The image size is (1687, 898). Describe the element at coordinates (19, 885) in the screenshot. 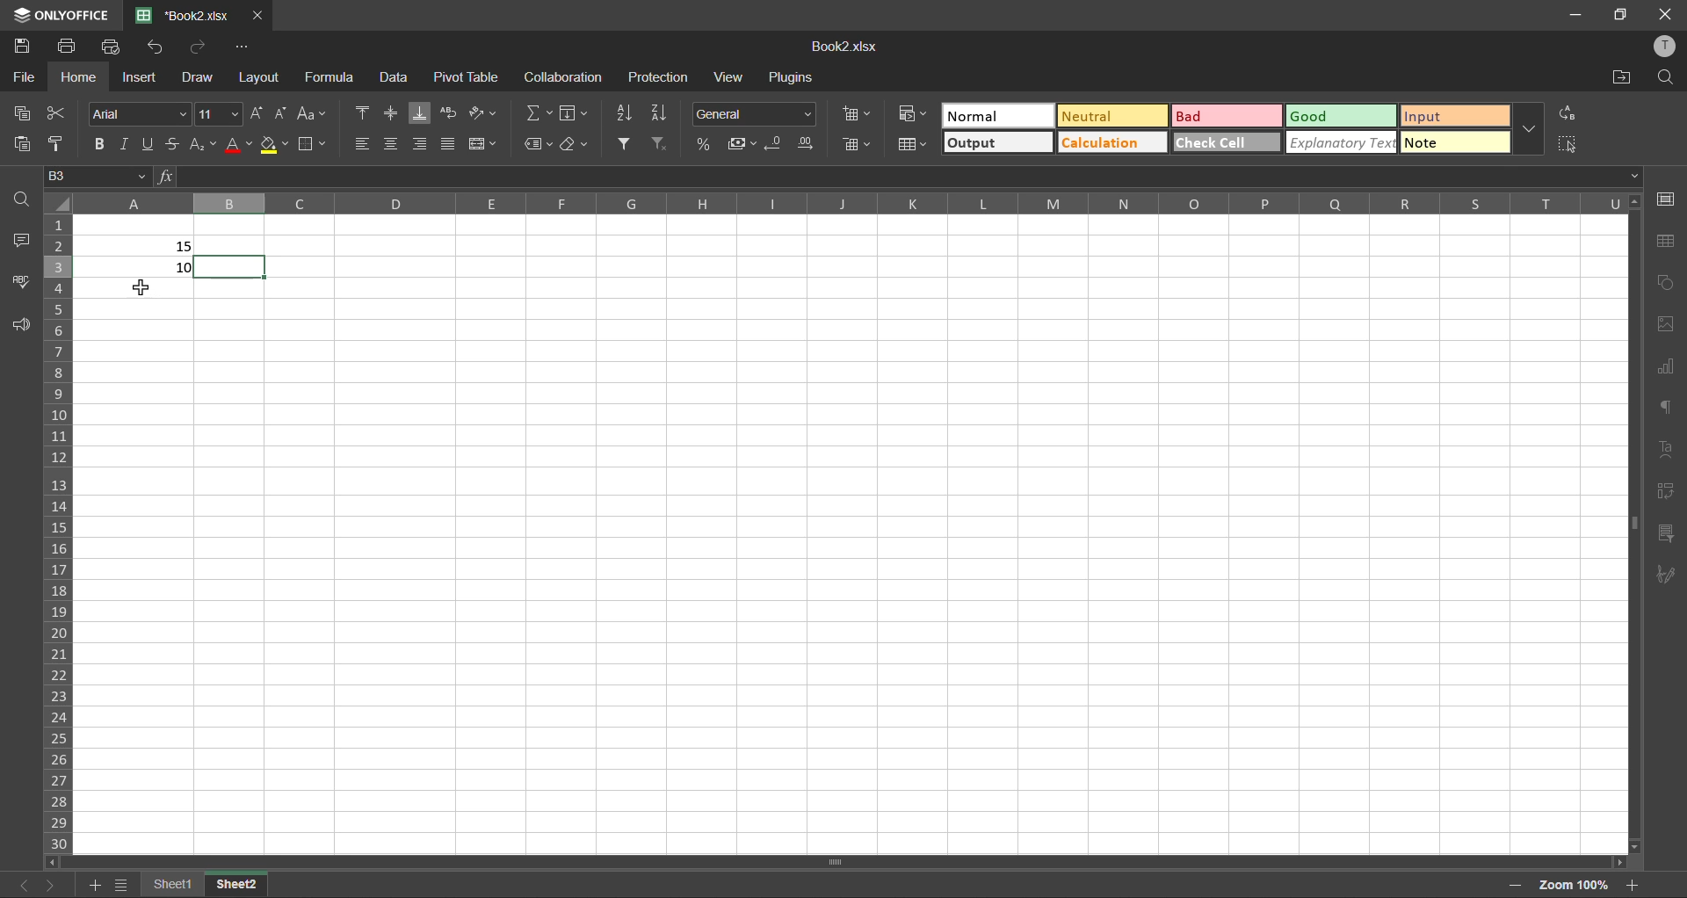

I see `previous` at that location.